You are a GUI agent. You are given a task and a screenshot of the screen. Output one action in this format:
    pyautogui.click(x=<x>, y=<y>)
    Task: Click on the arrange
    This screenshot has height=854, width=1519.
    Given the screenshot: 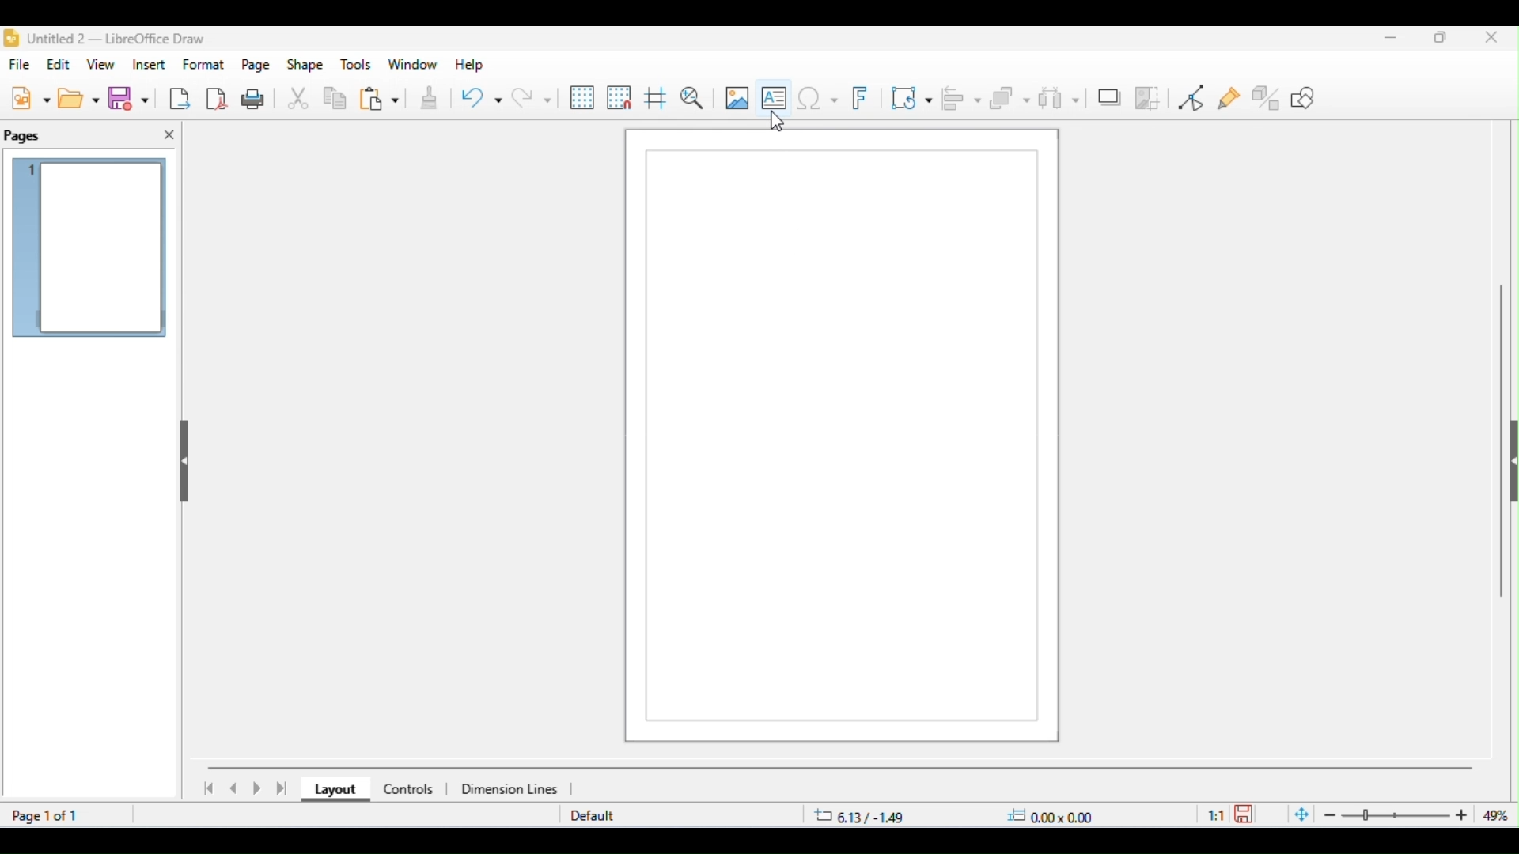 What is the action you would take?
    pyautogui.click(x=1010, y=99)
    